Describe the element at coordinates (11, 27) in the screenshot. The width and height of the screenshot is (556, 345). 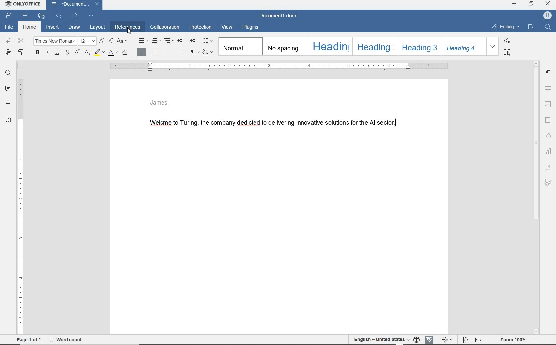
I see `file` at that location.